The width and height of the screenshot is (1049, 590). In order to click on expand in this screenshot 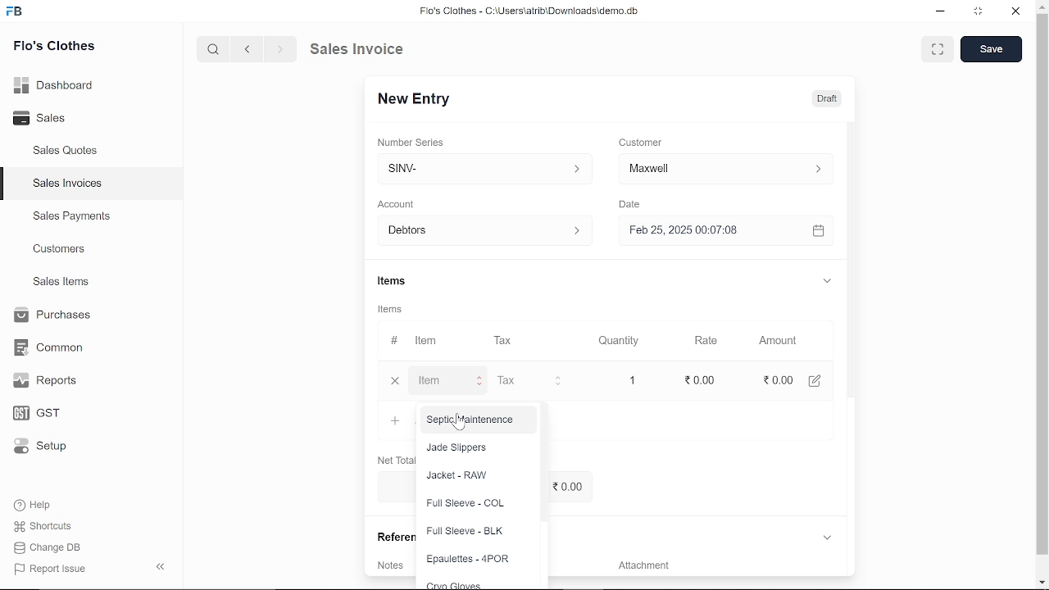, I will do `click(936, 50)`.